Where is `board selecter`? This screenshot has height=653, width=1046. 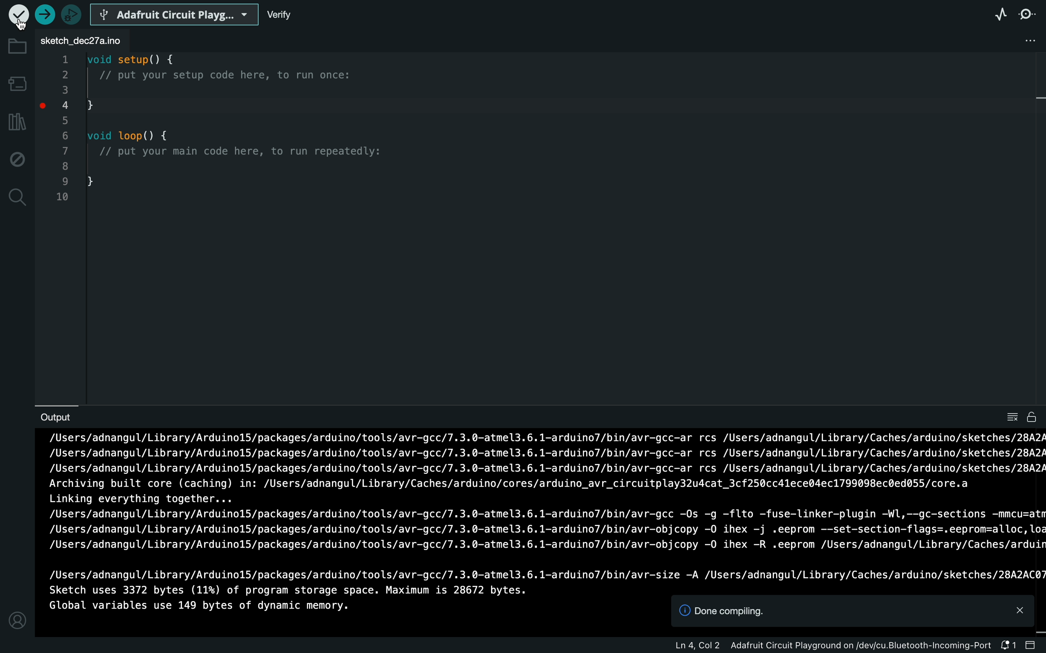
board selecter is located at coordinates (175, 13).